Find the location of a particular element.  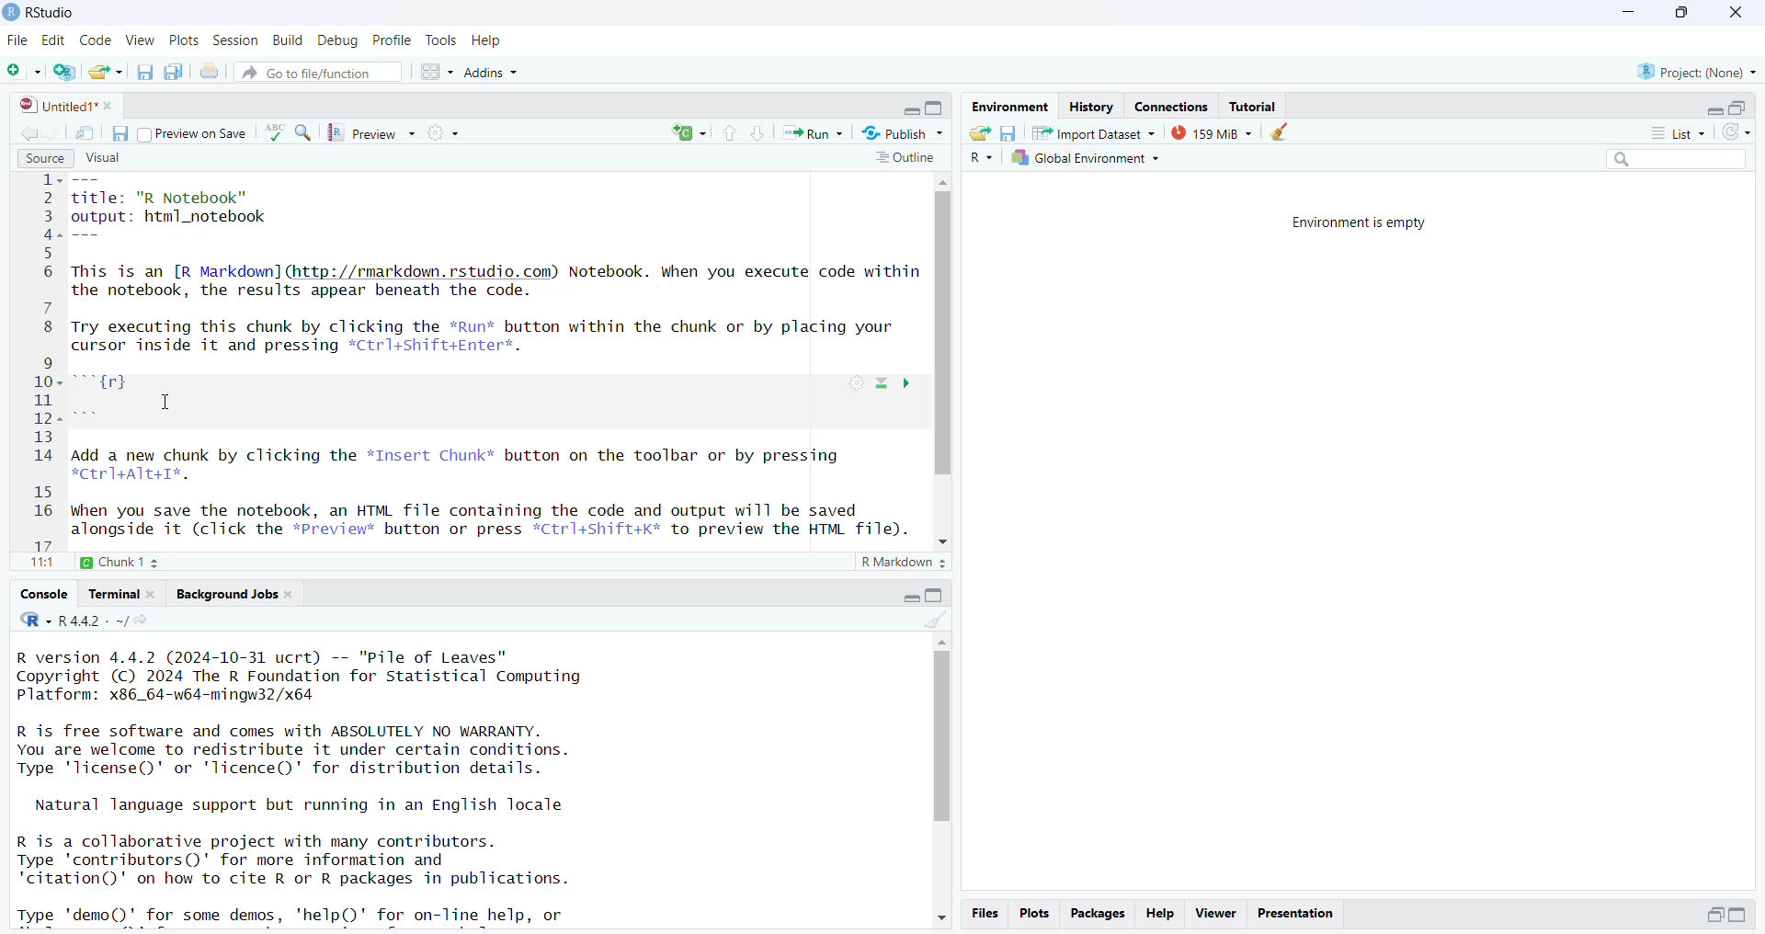

files is located at coordinates (985, 914).